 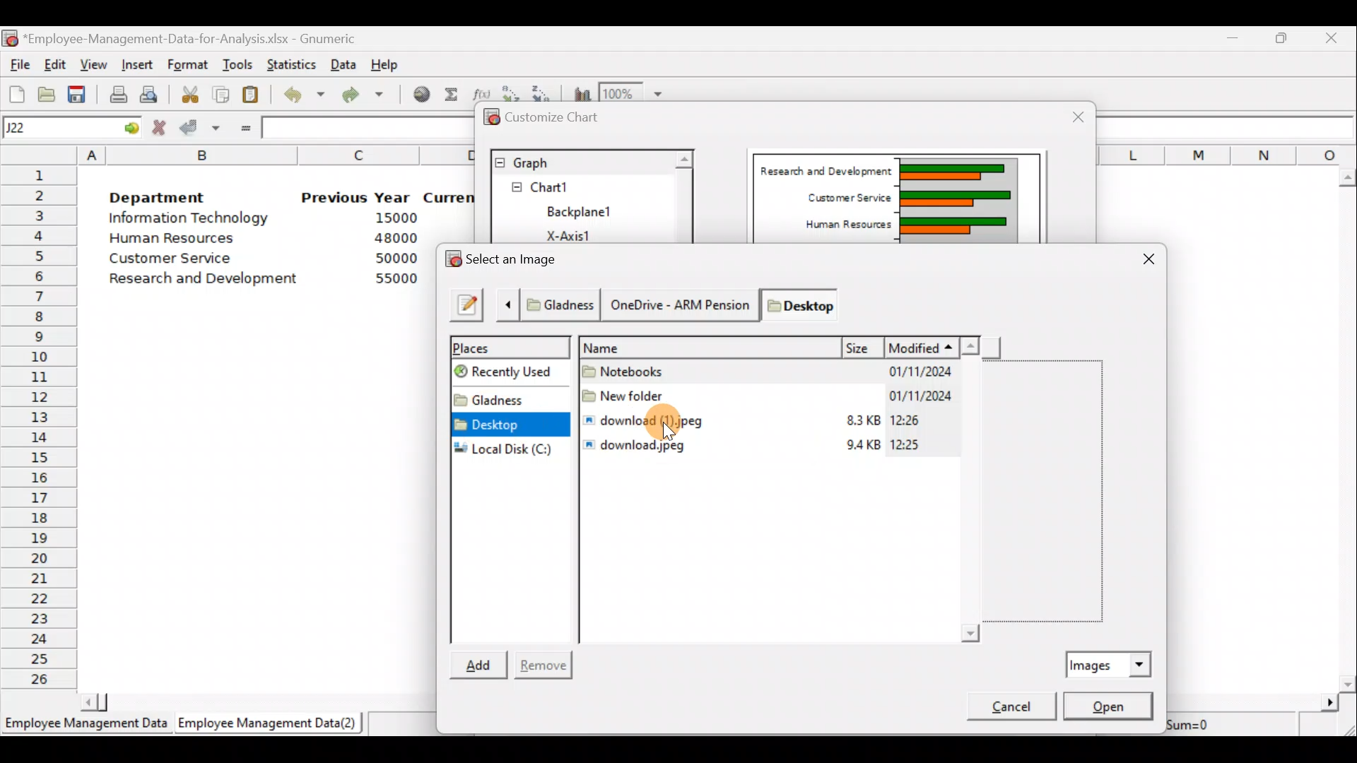 What do you see at coordinates (507, 259) in the screenshot?
I see `Select an image` at bounding box center [507, 259].